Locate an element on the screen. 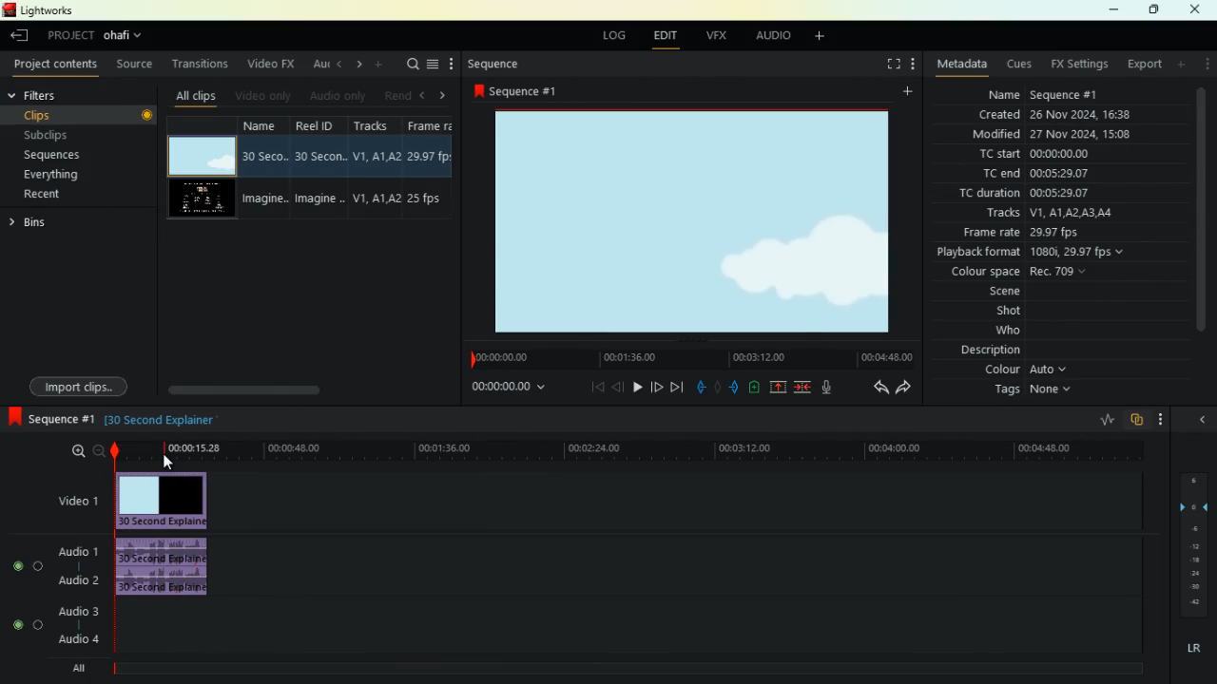 The height and width of the screenshot is (684, 1217). 00:00:00.00 is located at coordinates (1059, 153).